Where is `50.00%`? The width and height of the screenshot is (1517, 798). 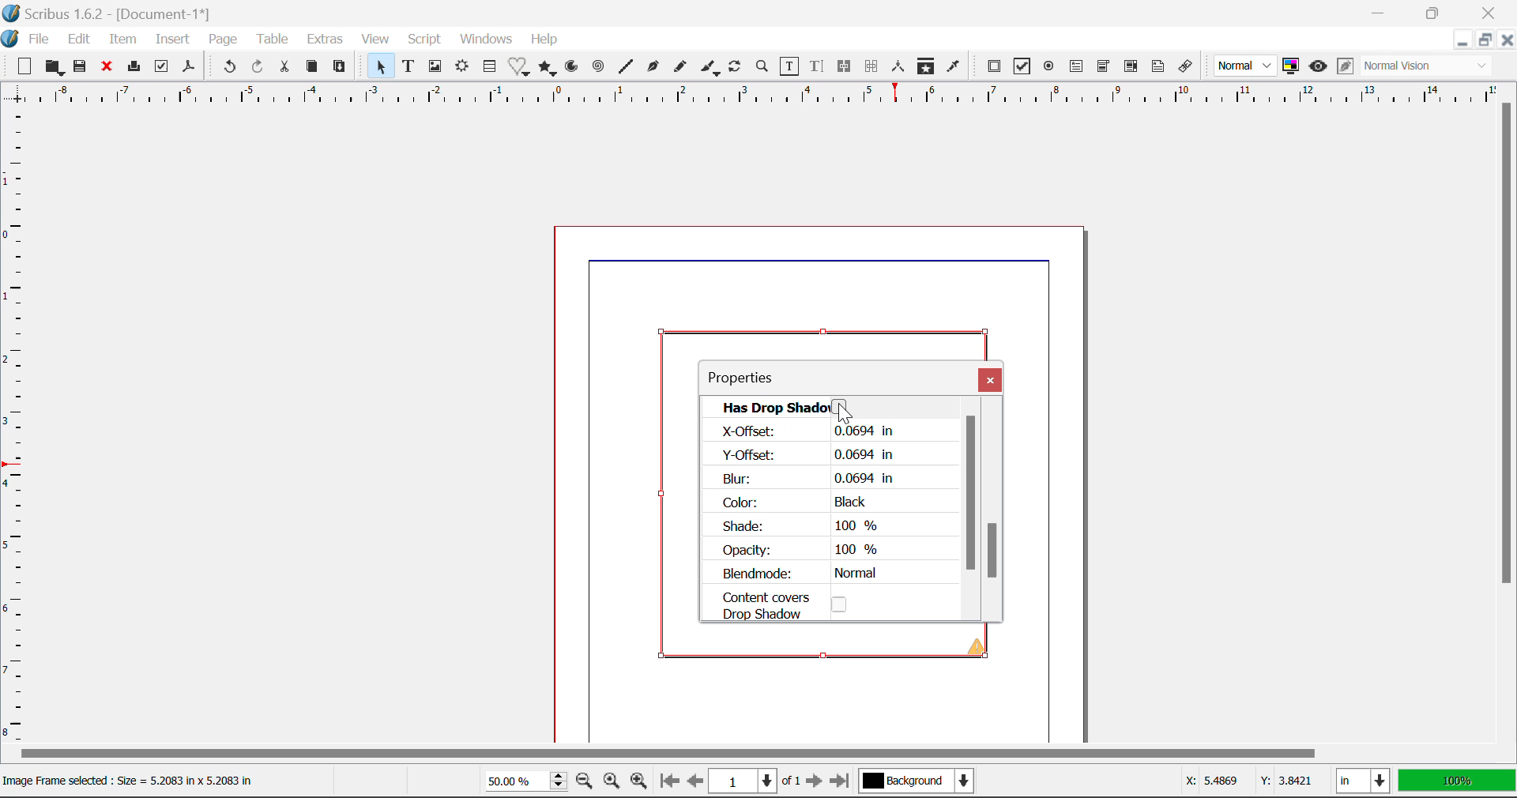
50.00% is located at coordinates (522, 780).